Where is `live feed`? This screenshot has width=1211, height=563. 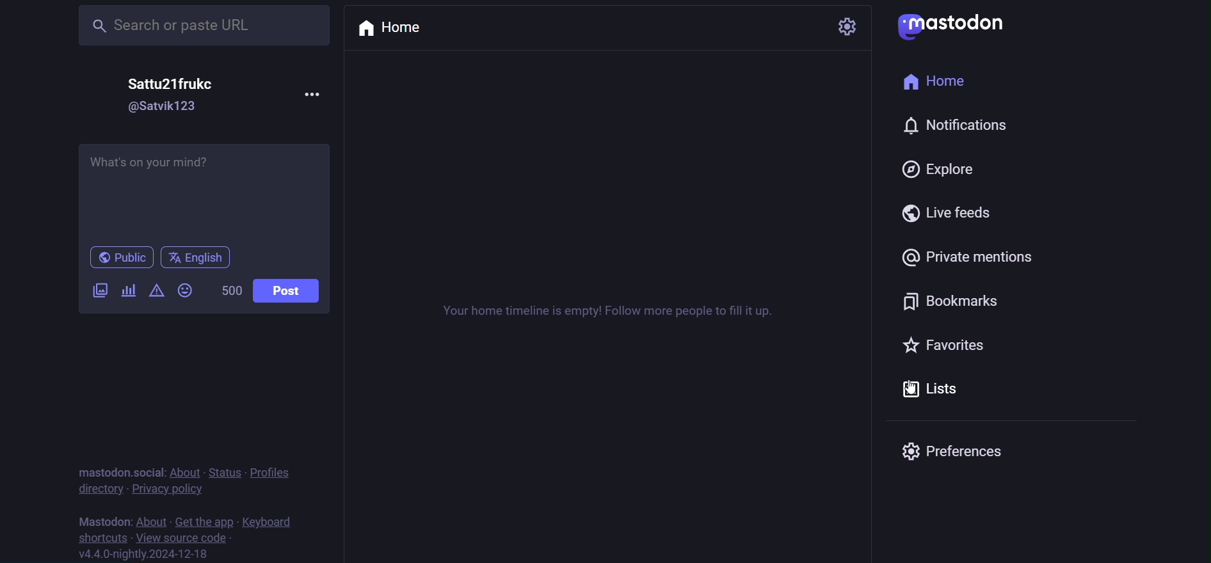 live feed is located at coordinates (952, 213).